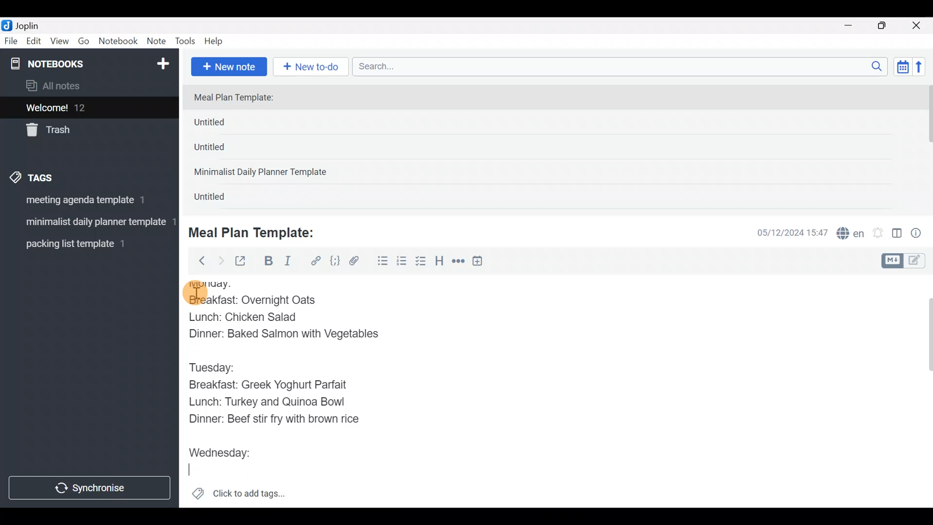 This screenshot has height=525, width=933. Describe the element at coordinates (622, 65) in the screenshot. I see `Search bar` at that location.